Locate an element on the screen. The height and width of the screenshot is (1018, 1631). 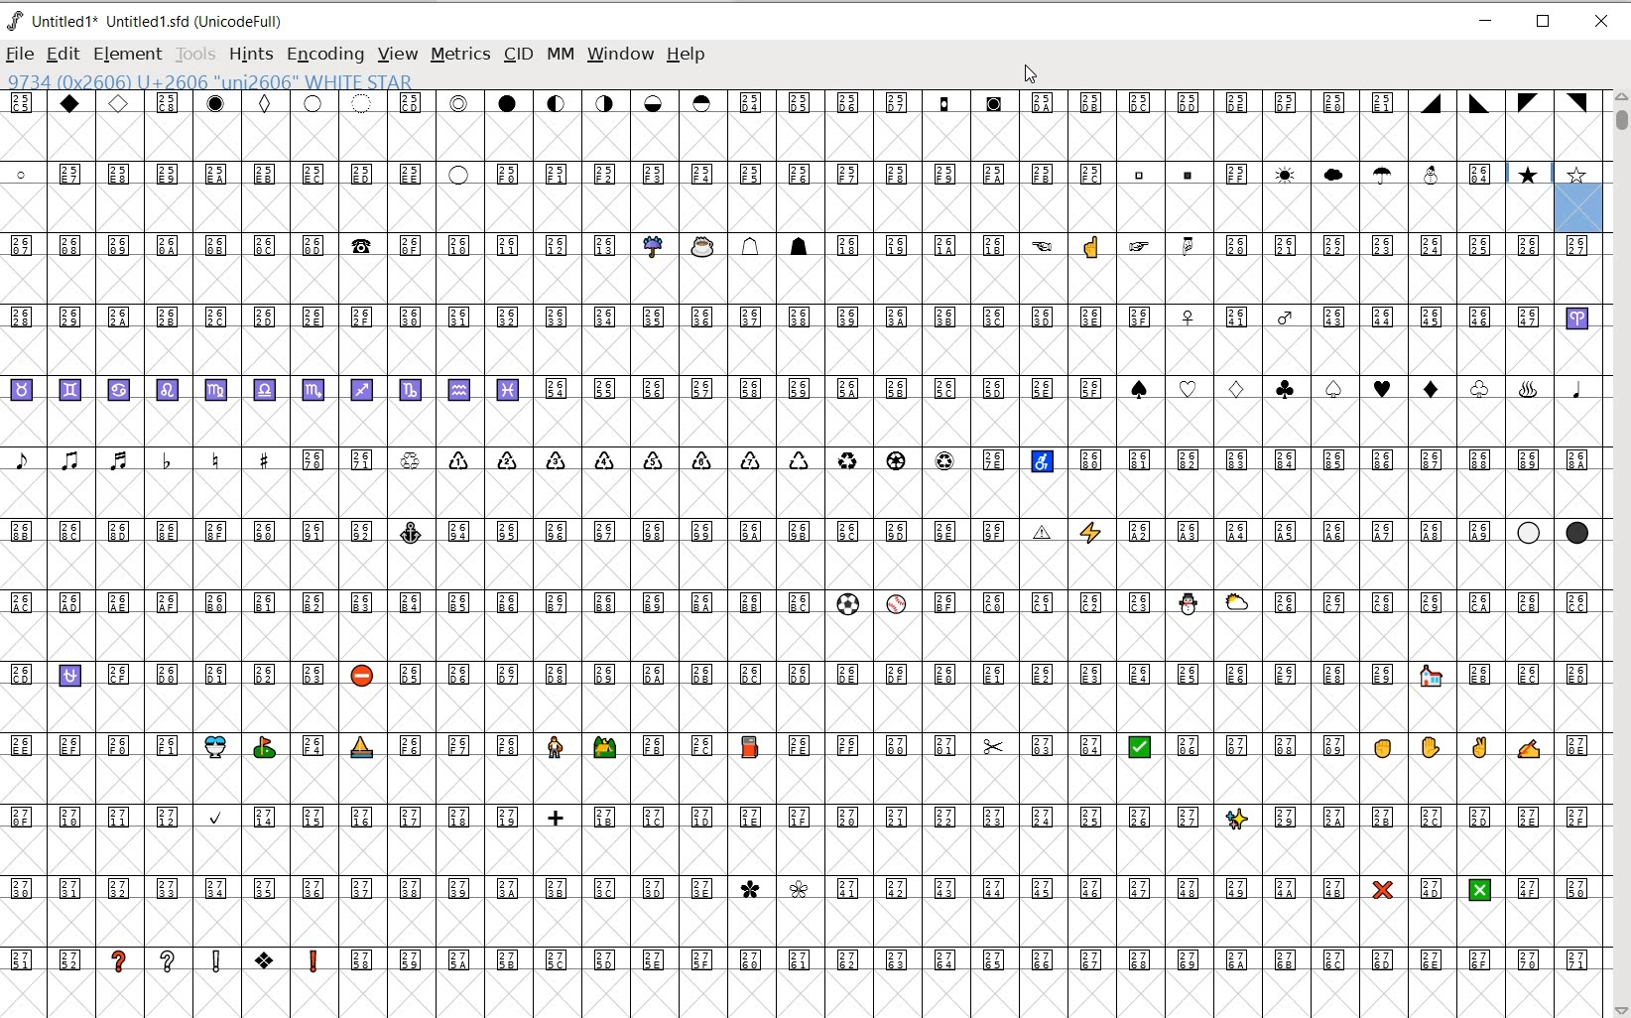
HELP is located at coordinates (689, 56).